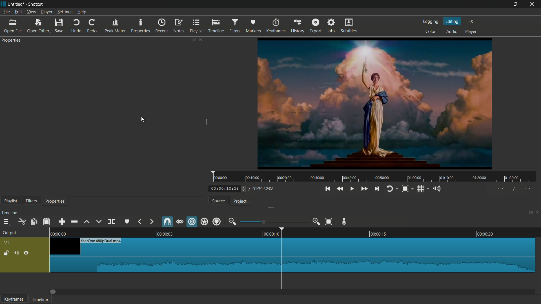 This screenshot has width=541, height=304. Describe the element at coordinates (201, 39) in the screenshot. I see `close properties` at that location.